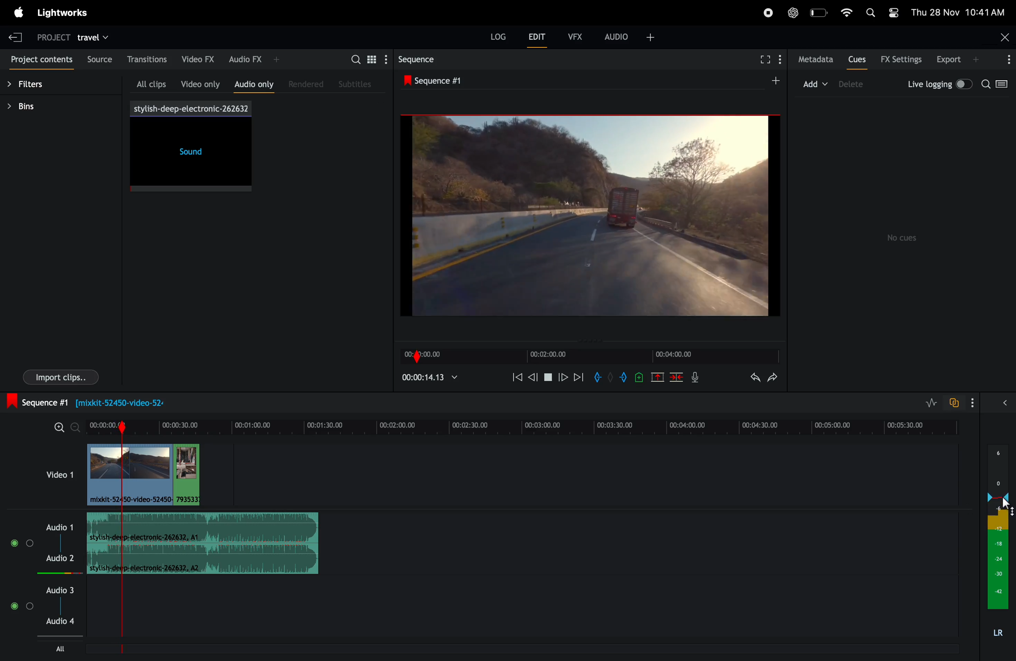 The height and width of the screenshot is (661, 1016). I want to click on rendered, so click(304, 84).